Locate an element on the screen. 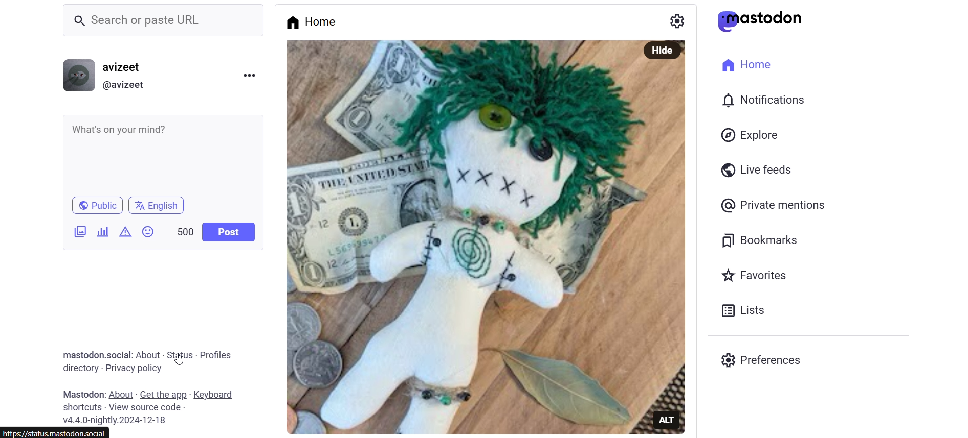  home is located at coordinates (317, 24).